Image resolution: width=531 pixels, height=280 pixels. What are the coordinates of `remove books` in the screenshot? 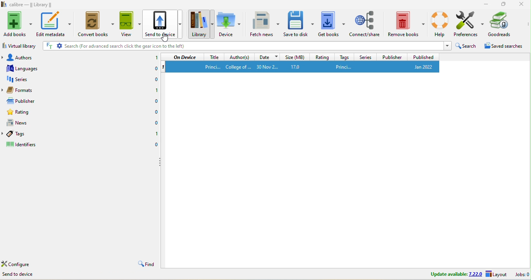 It's located at (406, 24).